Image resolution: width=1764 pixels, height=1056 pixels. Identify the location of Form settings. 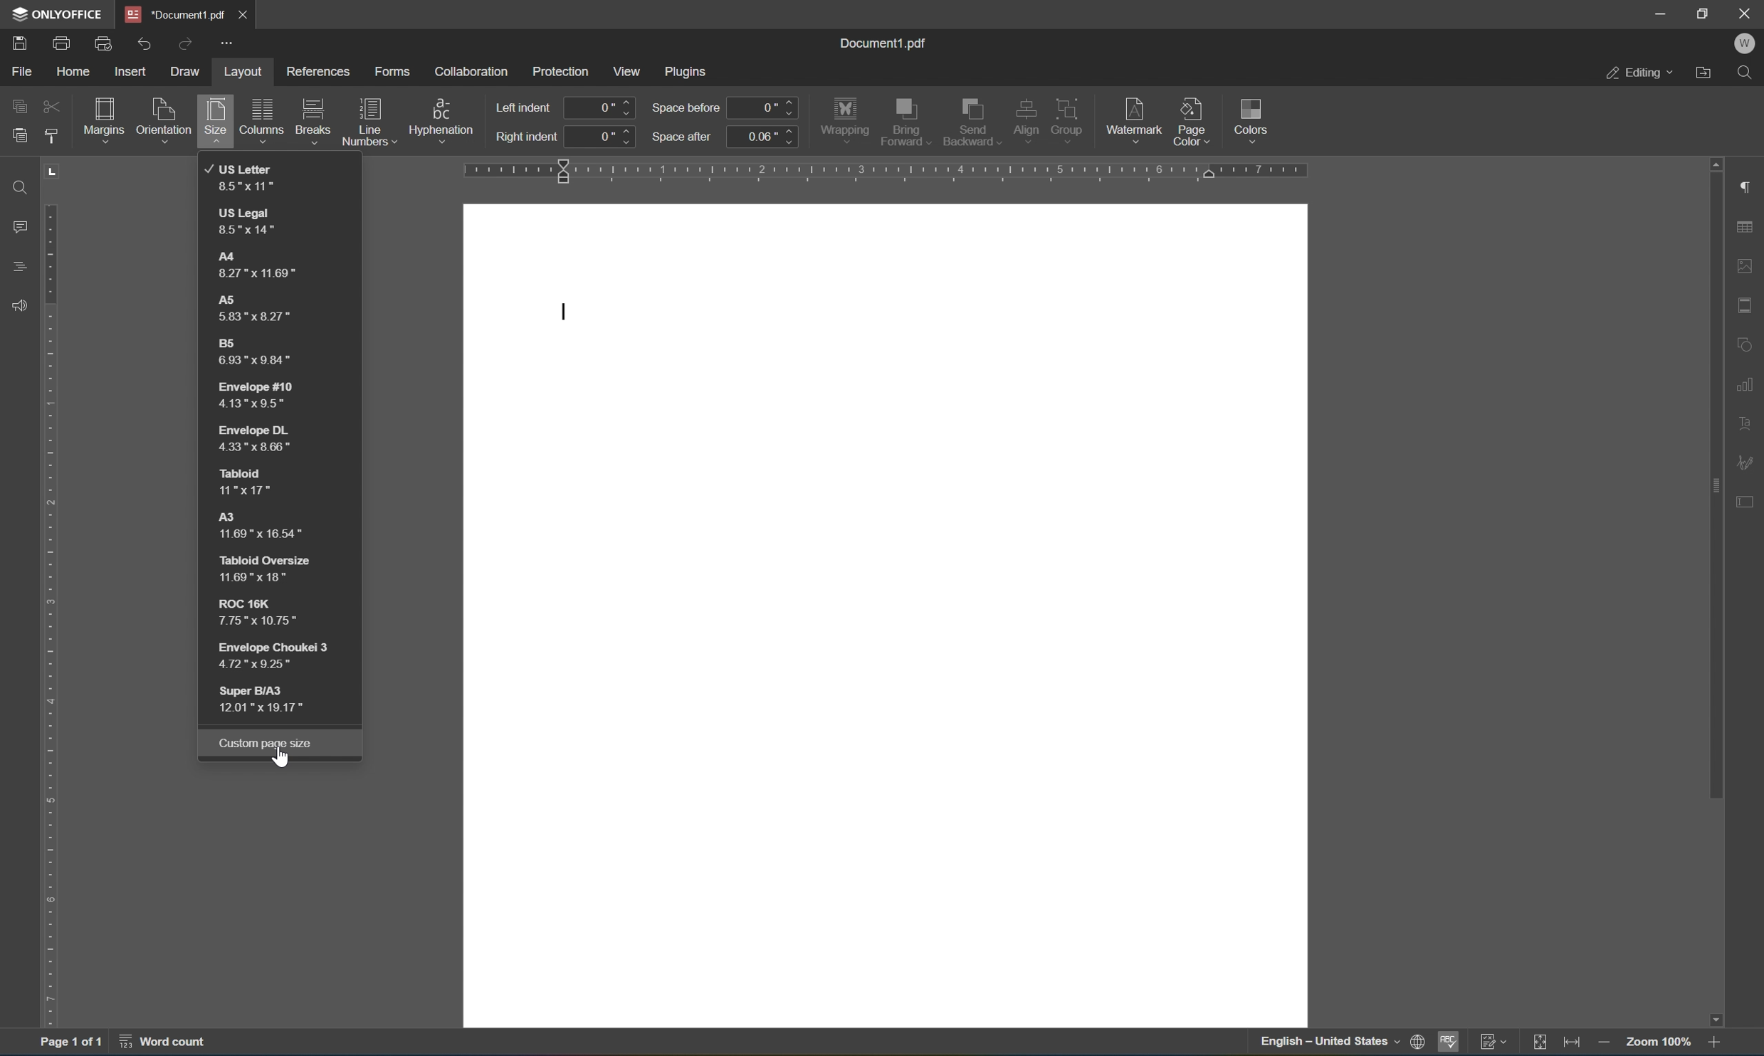
(1745, 499).